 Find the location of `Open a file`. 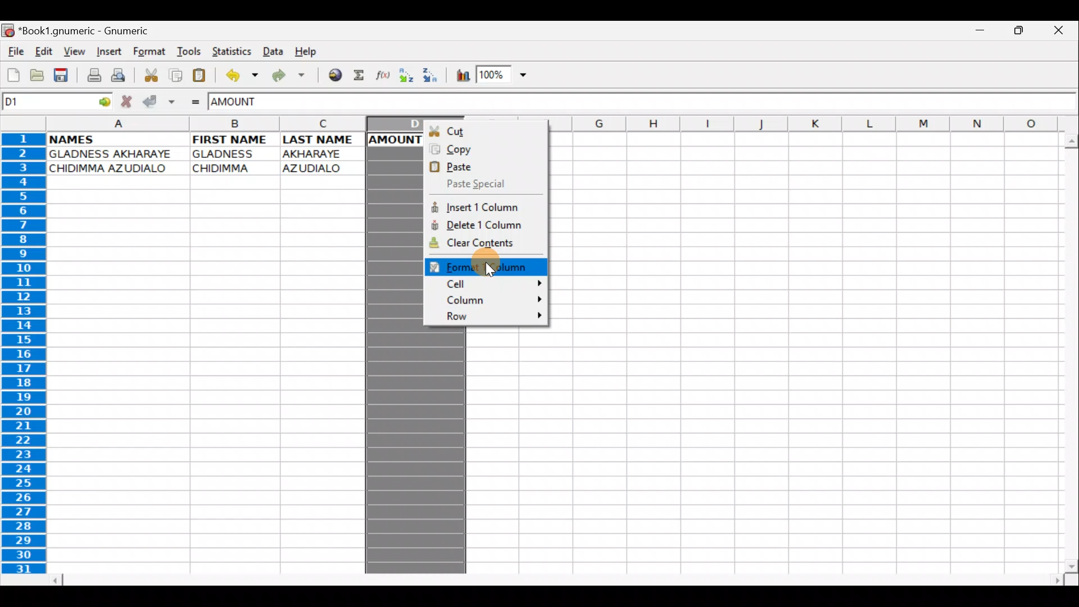

Open a file is located at coordinates (34, 77).